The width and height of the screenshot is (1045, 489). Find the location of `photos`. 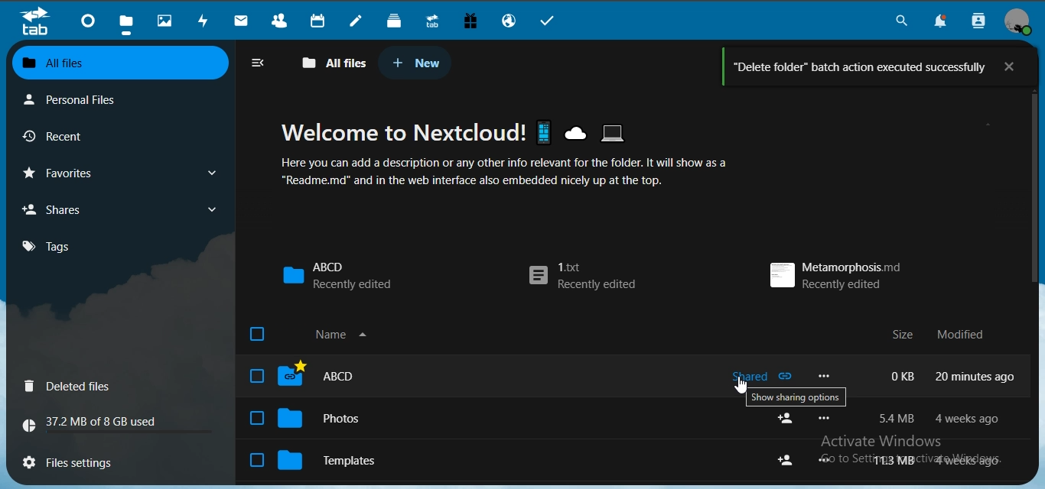

photos is located at coordinates (355, 458).